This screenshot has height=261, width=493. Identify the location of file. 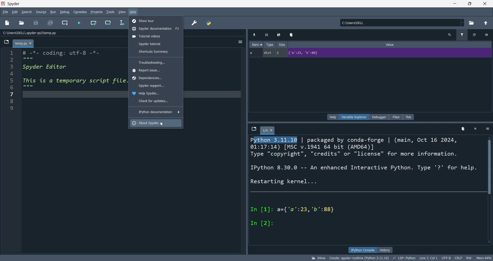
(5, 12).